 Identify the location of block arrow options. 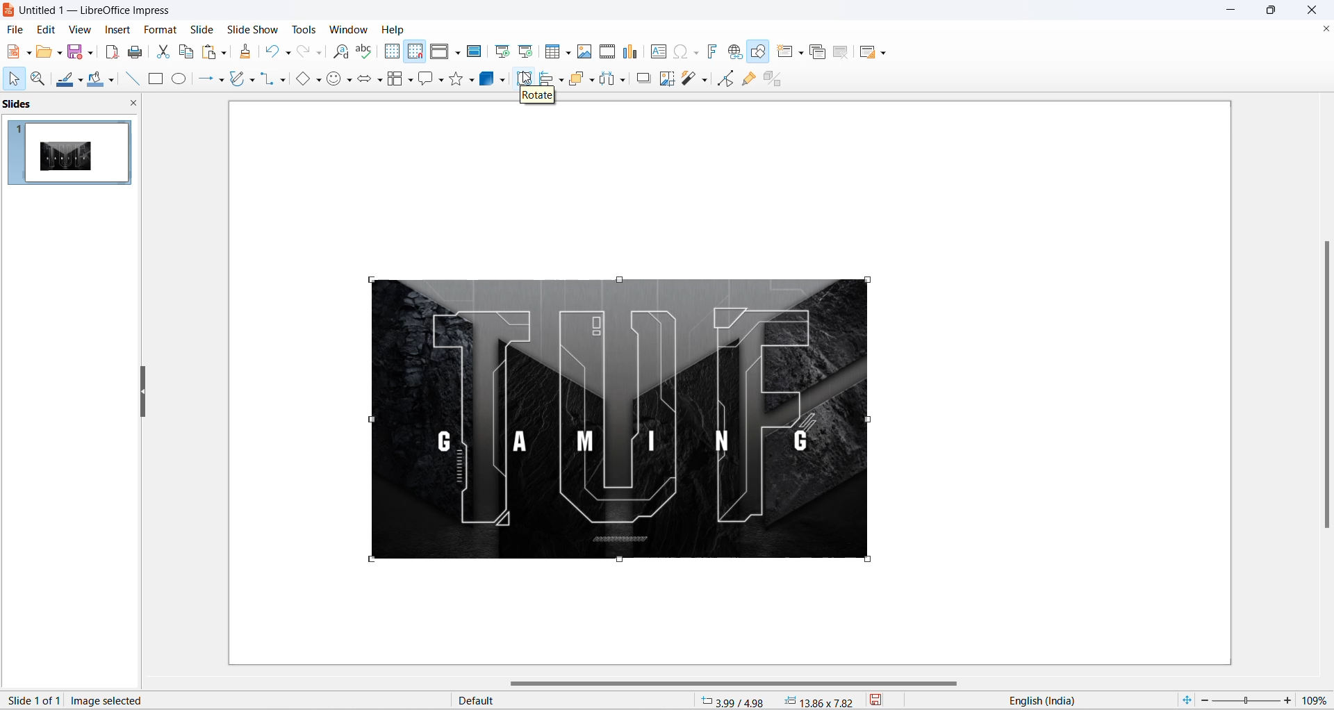
(380, 81).